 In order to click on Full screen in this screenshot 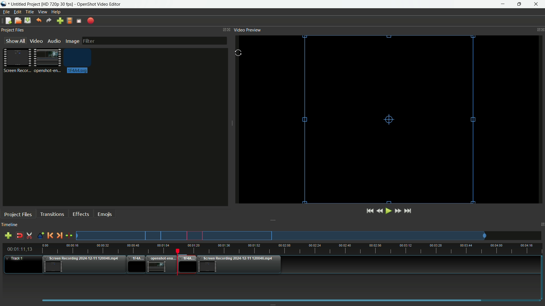, I will do `click(79, 21)`.